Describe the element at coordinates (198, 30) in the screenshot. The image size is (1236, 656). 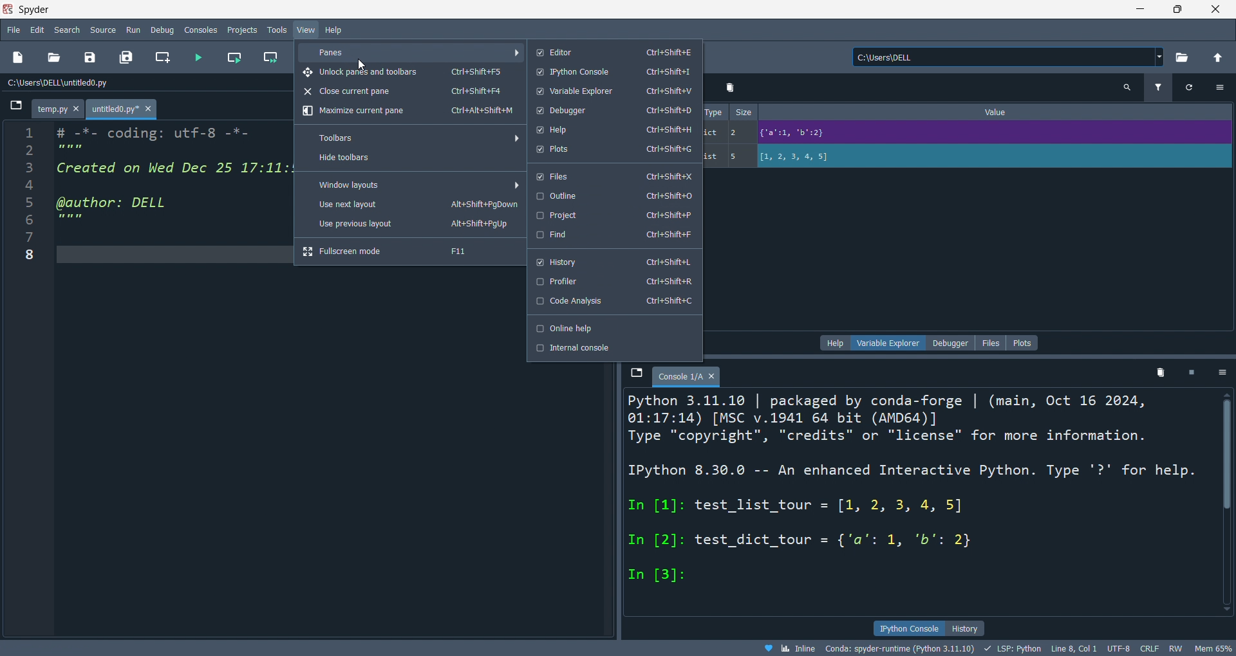
I see `consolesn` at that location.